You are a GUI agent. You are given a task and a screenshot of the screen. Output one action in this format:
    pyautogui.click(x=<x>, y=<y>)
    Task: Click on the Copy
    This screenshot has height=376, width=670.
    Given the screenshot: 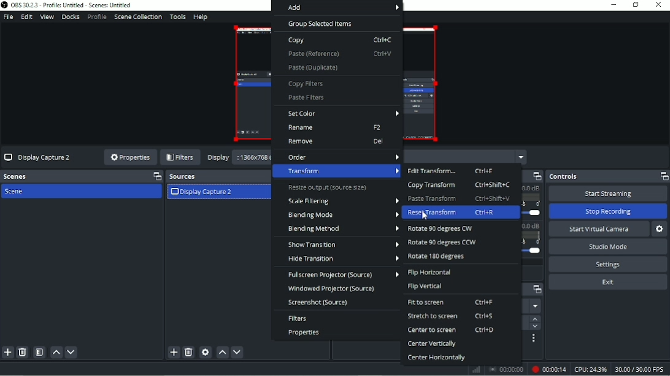 What is the action you would take?
    pyautogui.click(x=340, y=40)
    